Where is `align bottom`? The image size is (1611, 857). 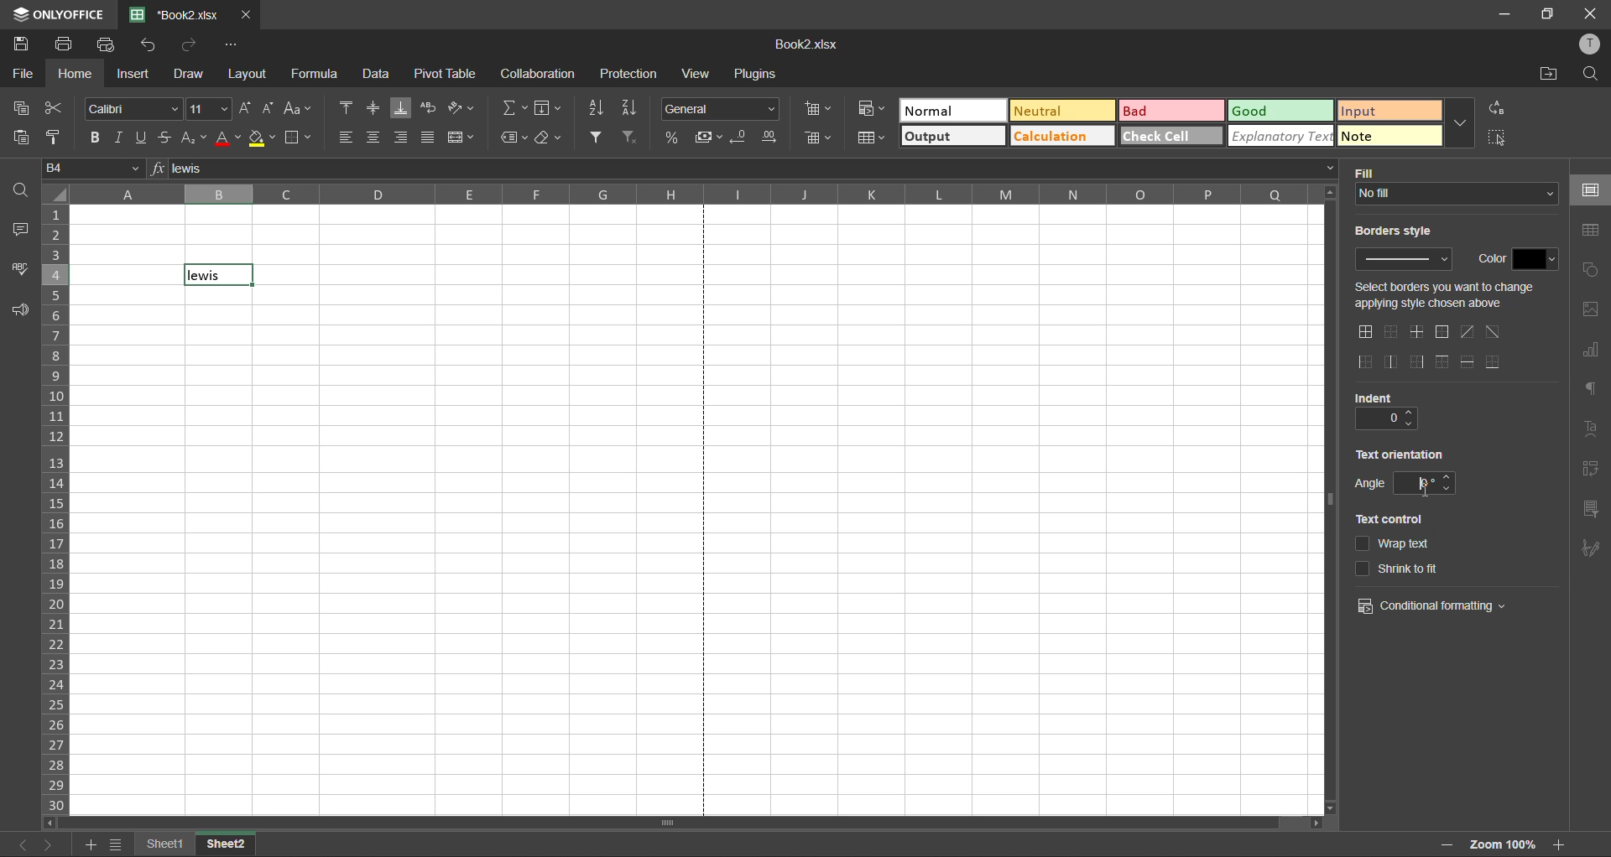
align bottom is located at coordinates (399, 109).